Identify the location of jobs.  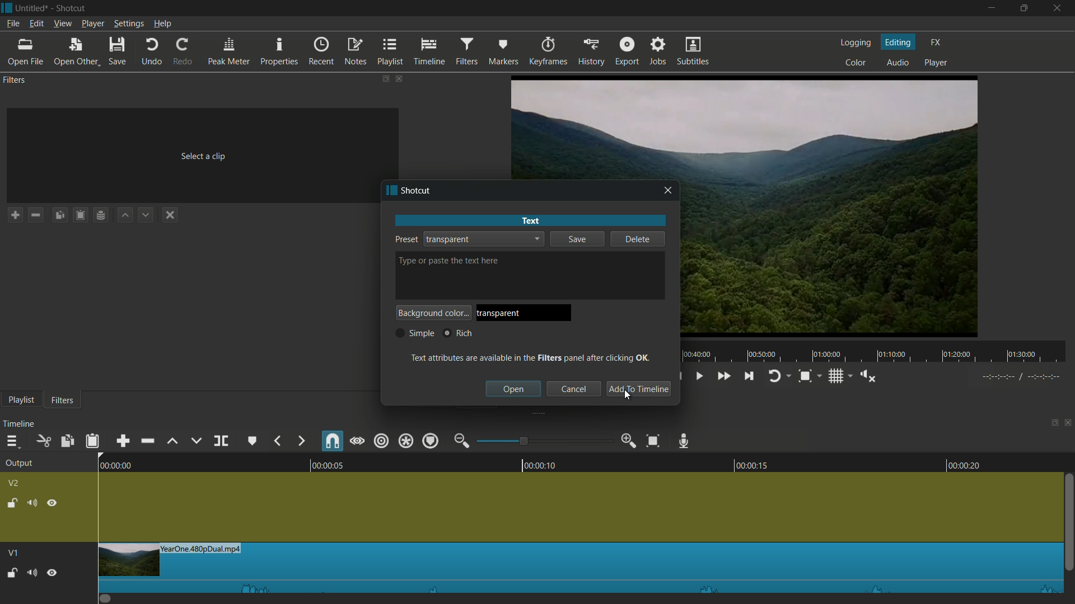
(659, 52).